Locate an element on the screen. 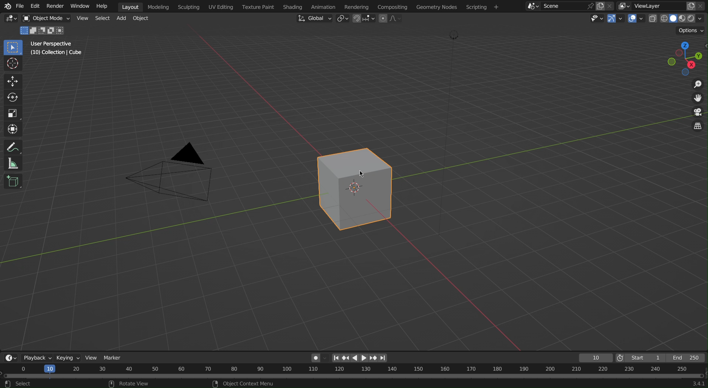 Image resolution: width=708 pixels, height=388 pixels. Modeling is located at coordinates (159, 6).